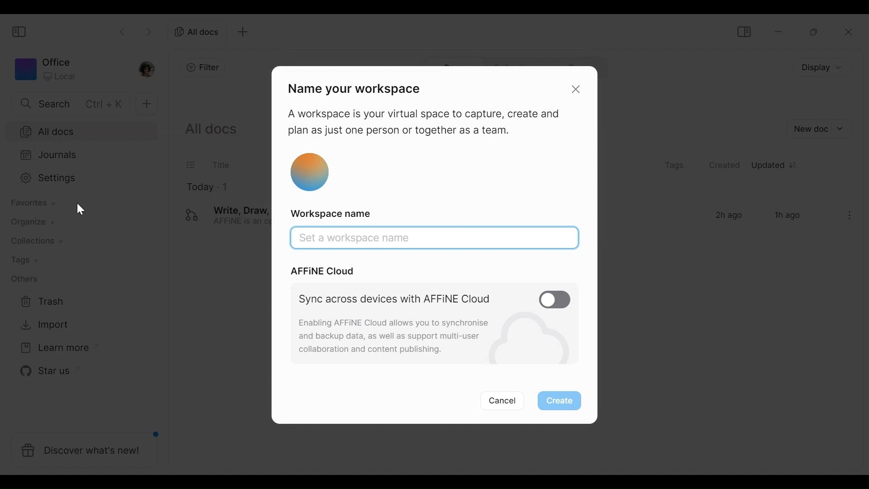  Describe the element at coordinates (23, 278) in the screenshot. I see `Others` at that location.